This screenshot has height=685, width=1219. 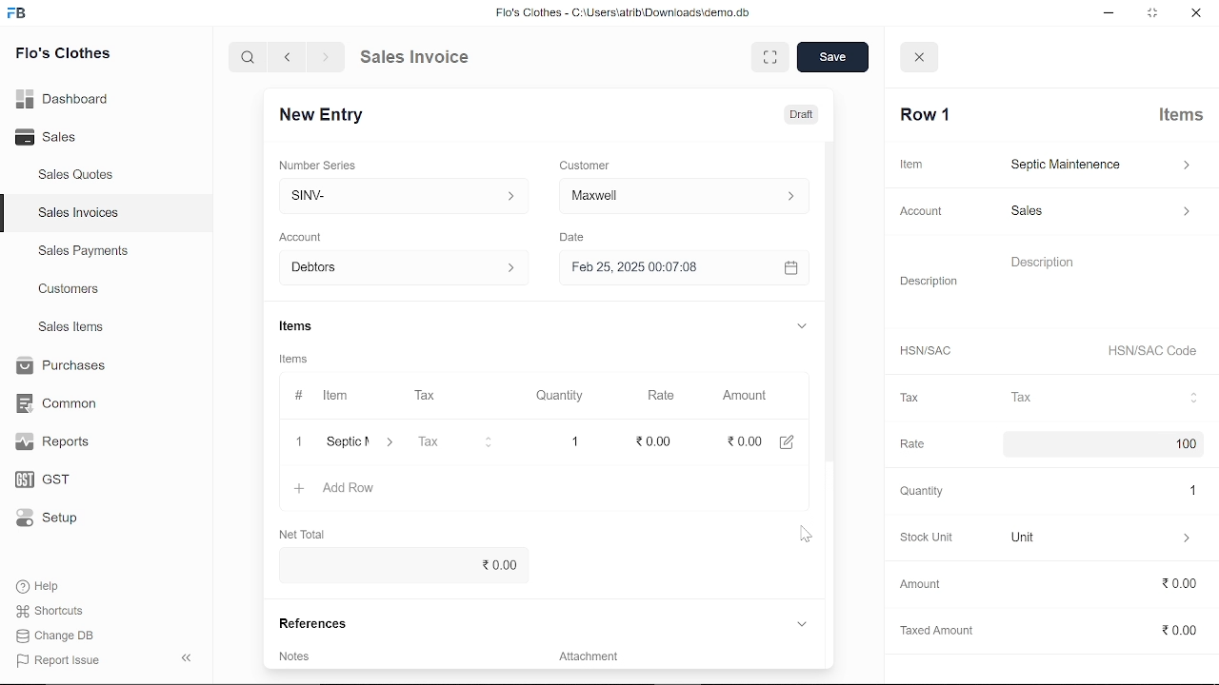 I want to click on Flo's Clothes - G:AUserslatribiDownloadsidemo.do, so click(x=620, y=12).